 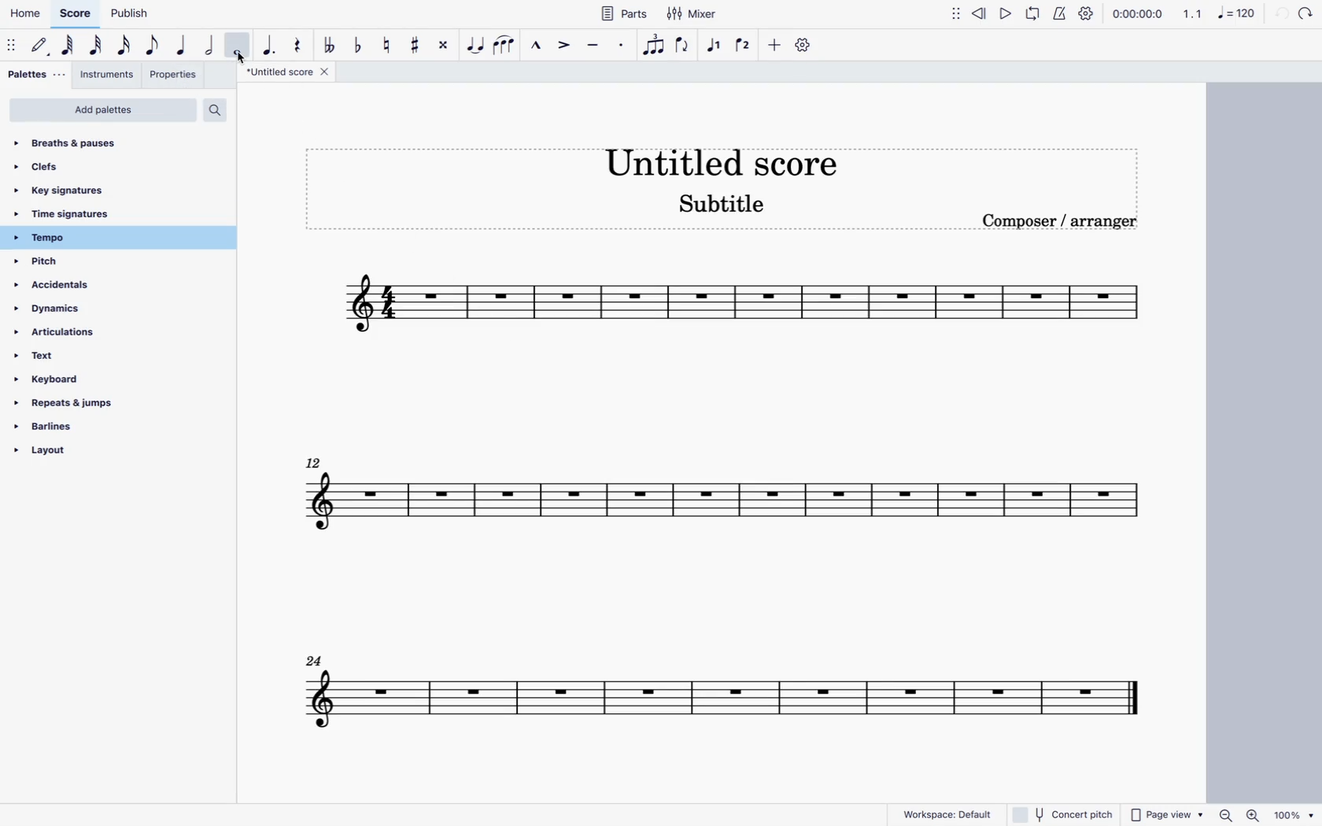 What do you see at coordinates (39, 46) in the screenshot?
I see `default` at bounding box center [39, 46].